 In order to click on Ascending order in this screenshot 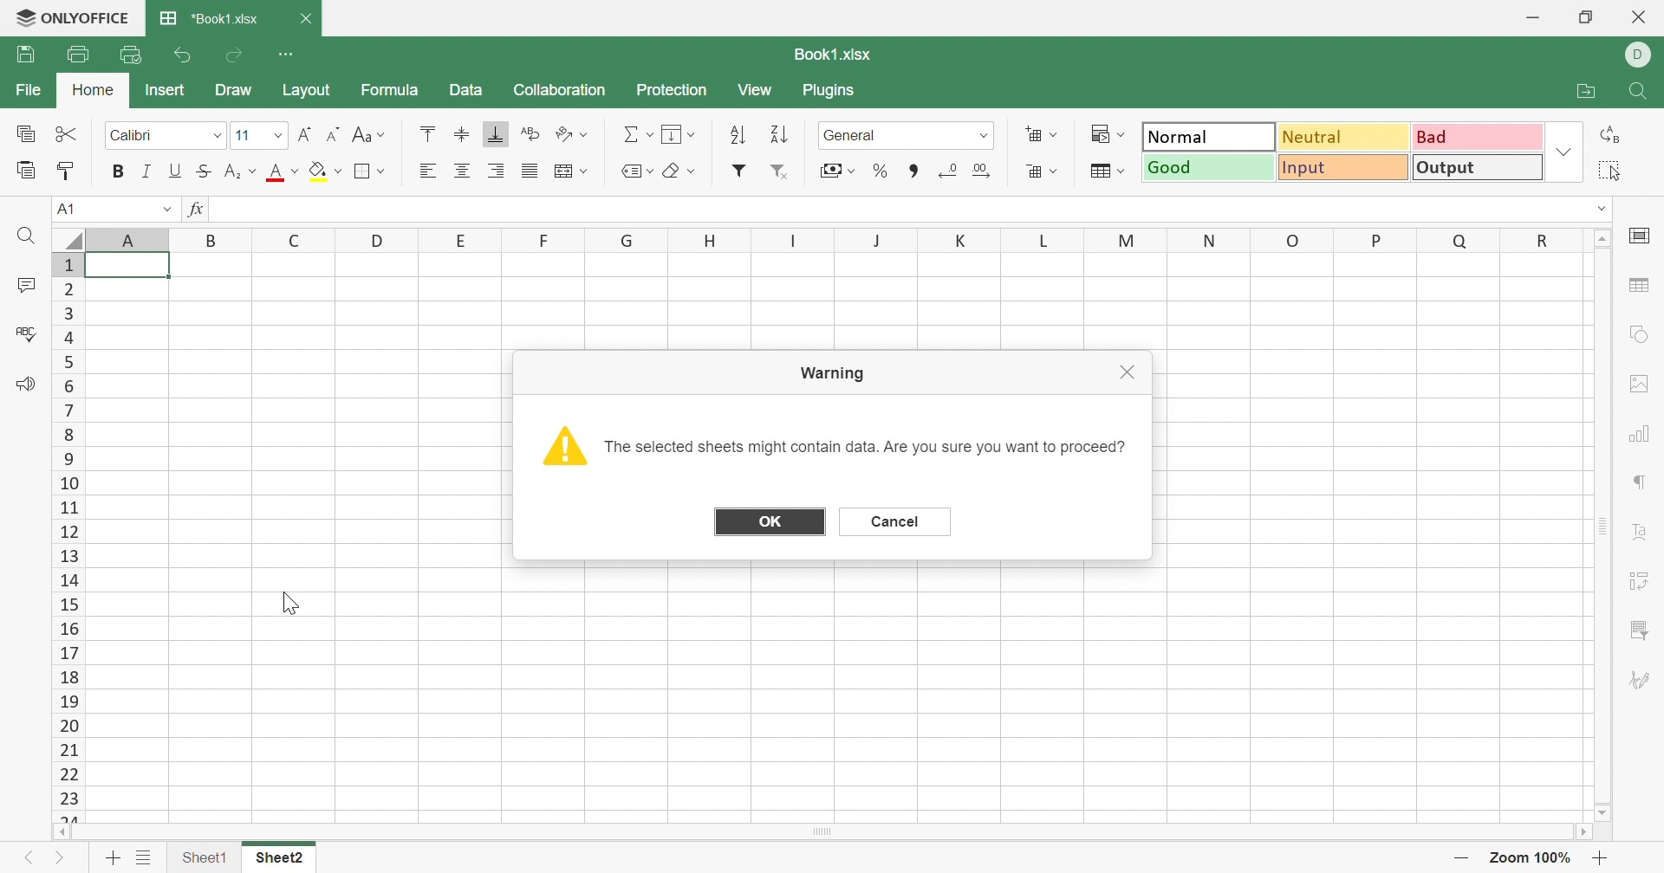, I will do `click(734, 135)`.